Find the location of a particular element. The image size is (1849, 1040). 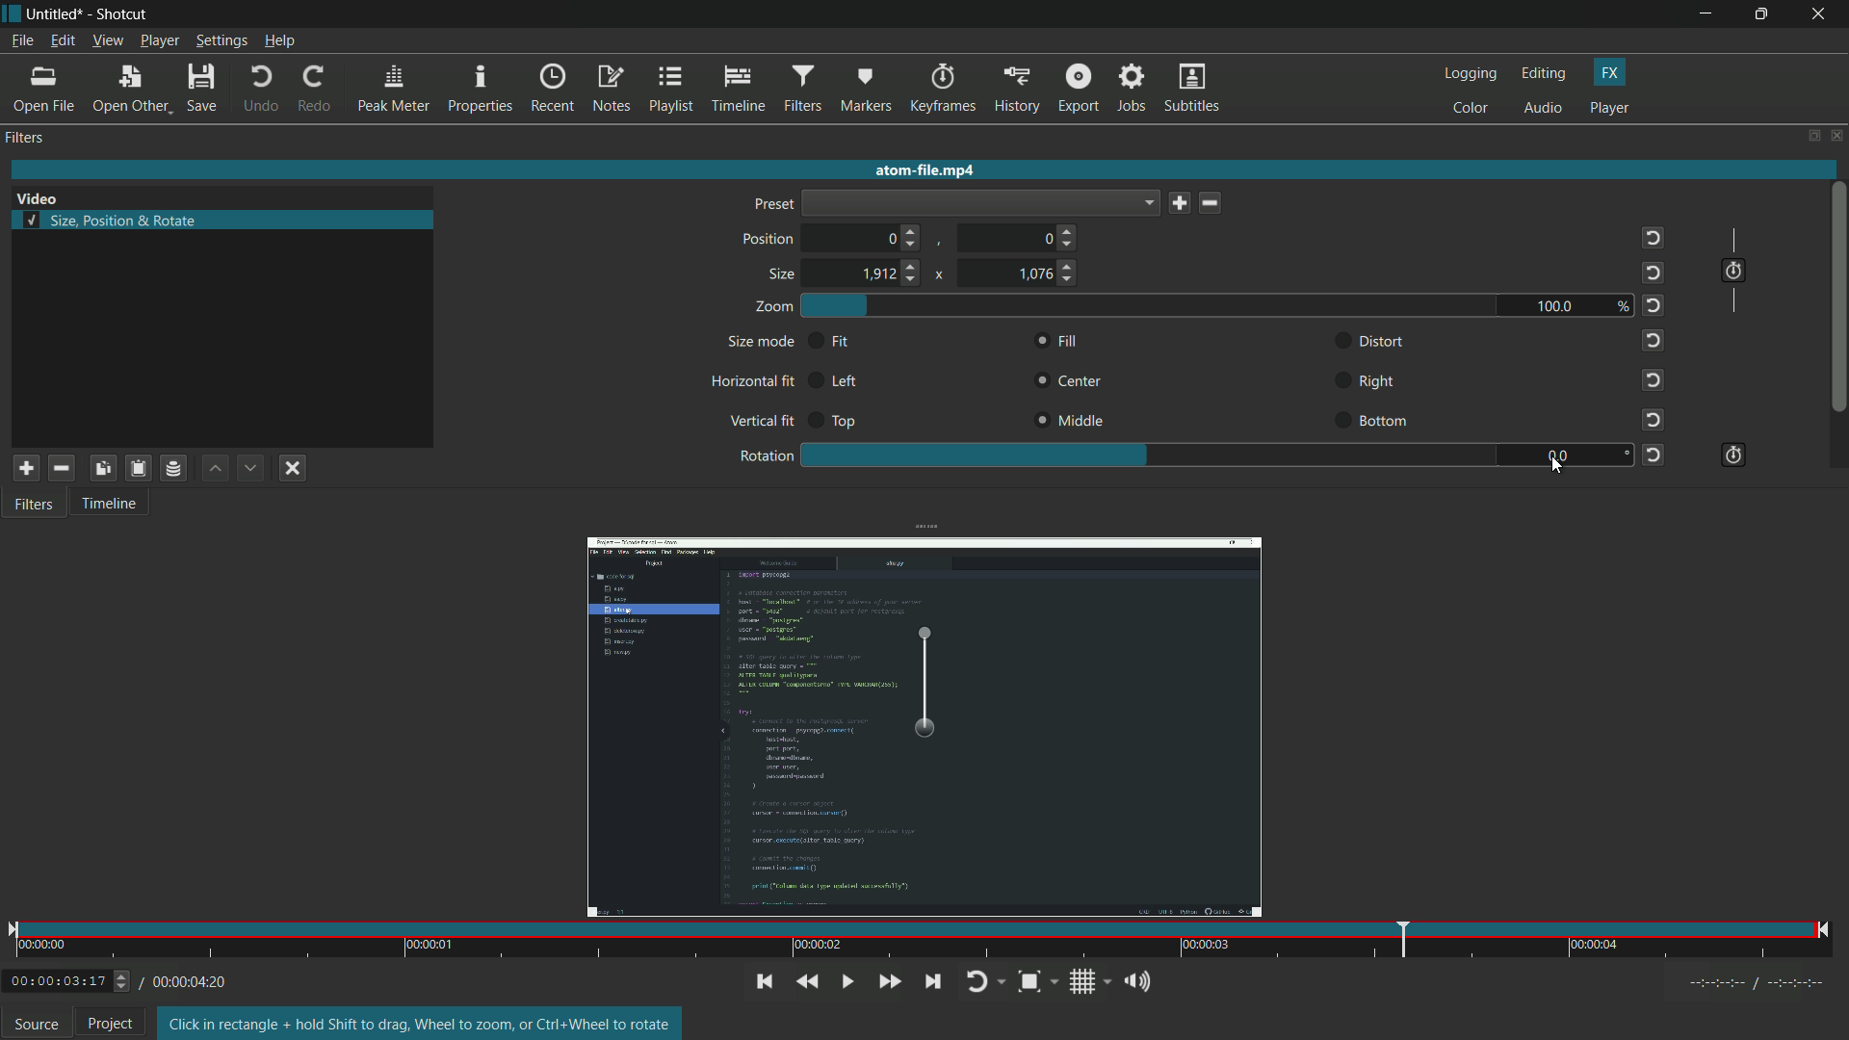

atom-file.mp4 (imported video name) is located at coordinates (942, 171).